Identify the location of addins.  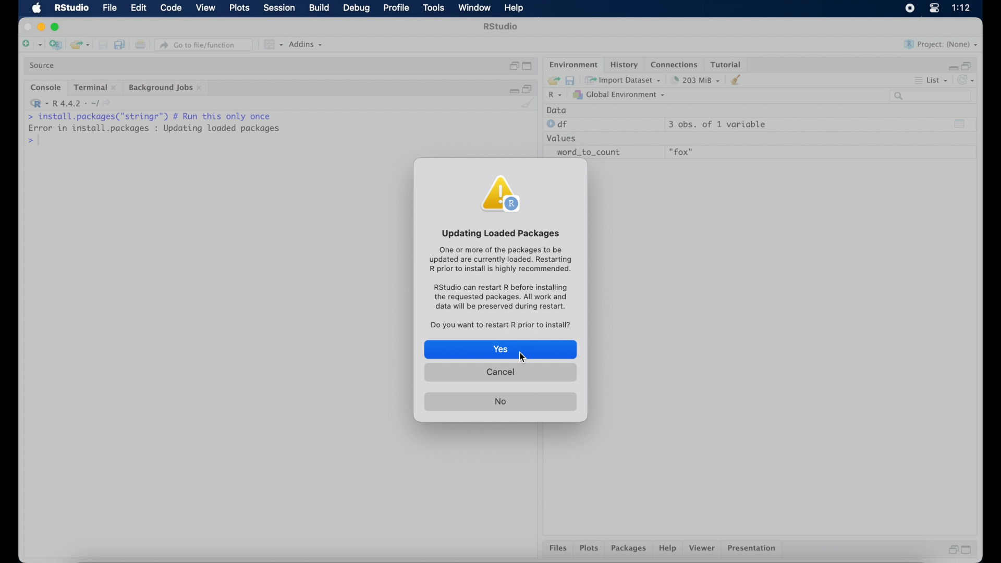
(306, 44).